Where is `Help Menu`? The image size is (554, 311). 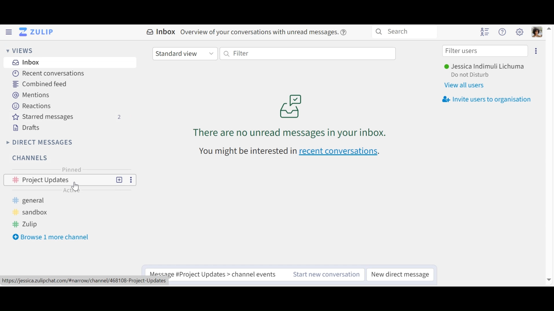 Help Menu is located at coordinates (503, 32).